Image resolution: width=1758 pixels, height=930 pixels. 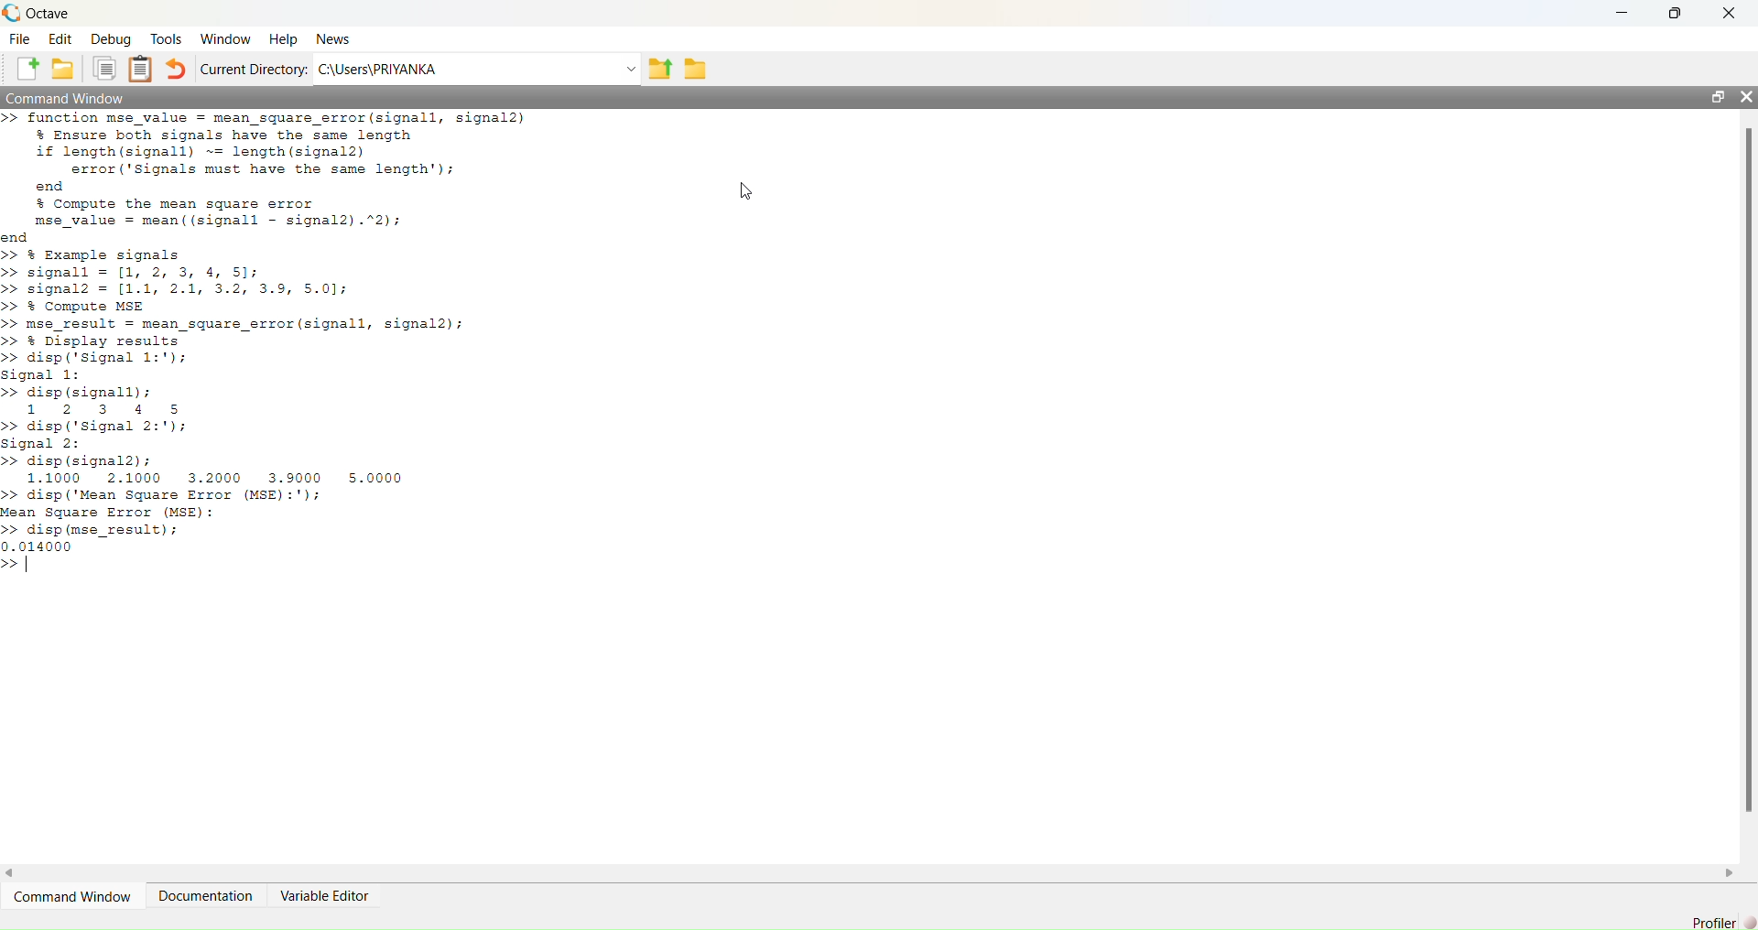 I want to click on add file, so click(x=27, y=69).